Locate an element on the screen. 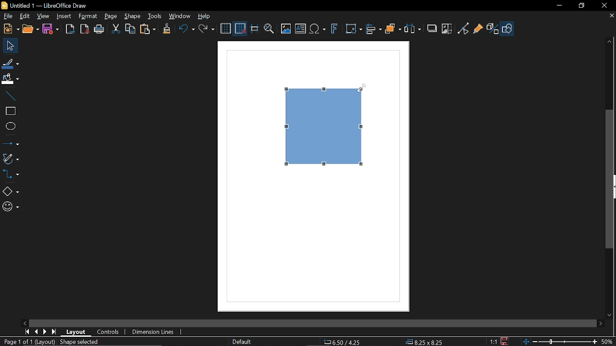  Move right is located at coordinates (601, 323).